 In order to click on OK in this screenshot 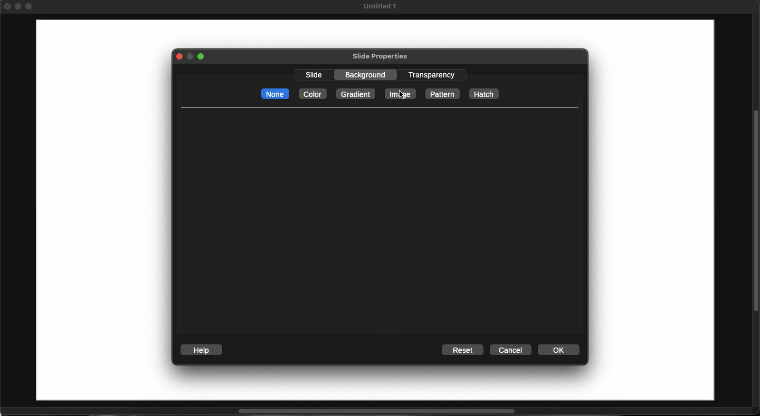, I will do `click(559, 349)`.